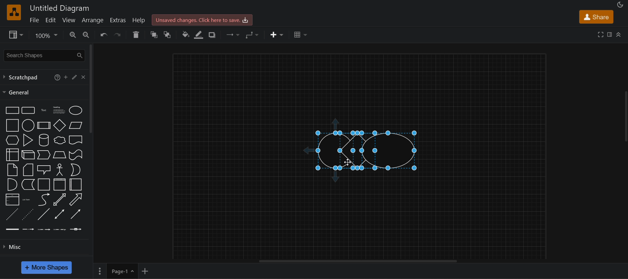 The height and width of the screenshot is (279, 628). What do you see at coordinates (140, 20) in the screenshot?
I see `help` at bounding box center [140, 20].